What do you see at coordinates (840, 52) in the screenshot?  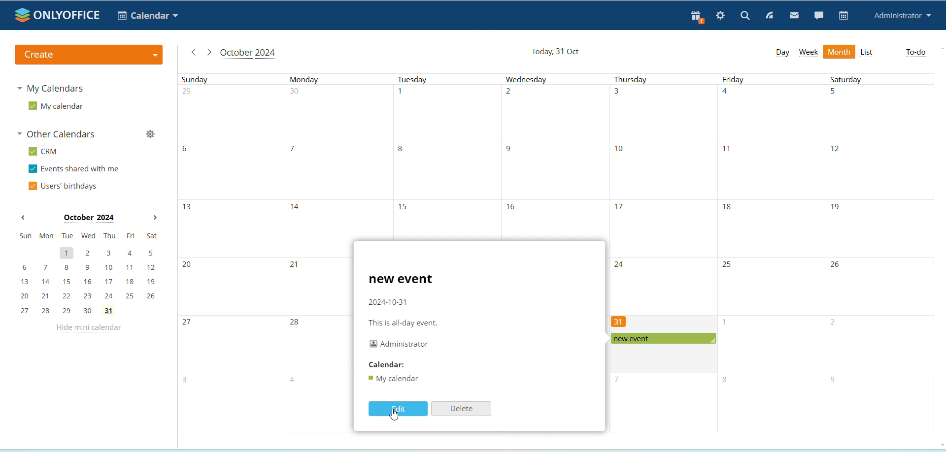 I see `month view` at bounding box center [840, 52].